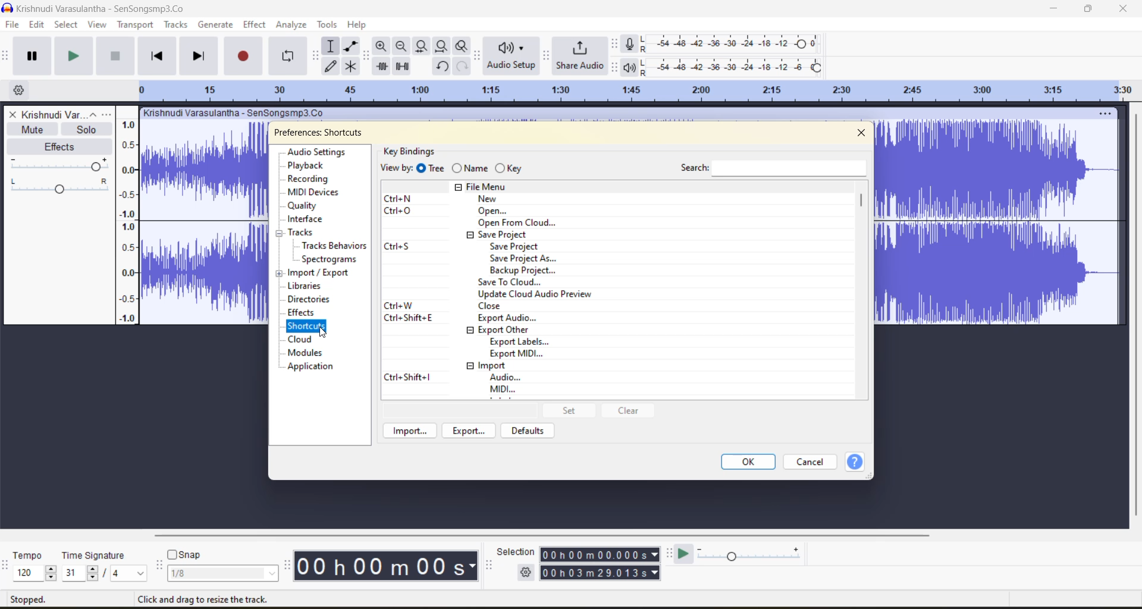 Image resolution: width=1142 pixels, height=609 pixels. I want to click on playback speed, so click(750, 553).